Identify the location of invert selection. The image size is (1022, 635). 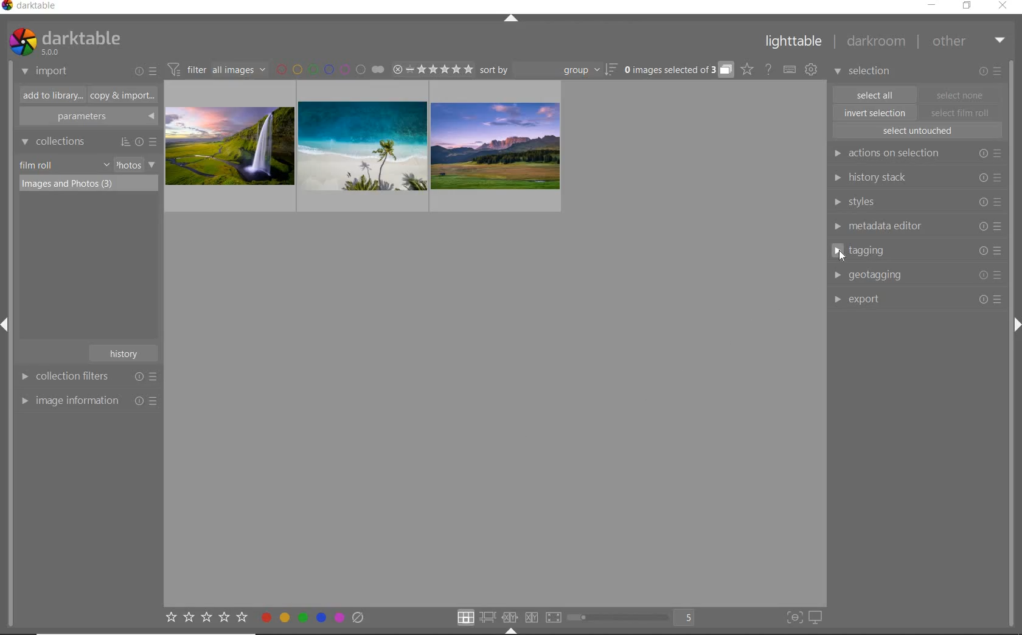
(876, 113).